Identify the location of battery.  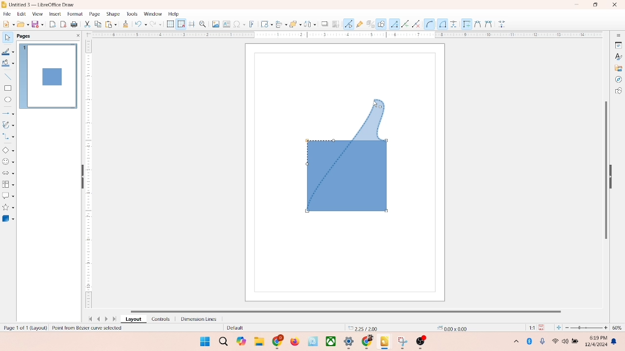
(576, 342).